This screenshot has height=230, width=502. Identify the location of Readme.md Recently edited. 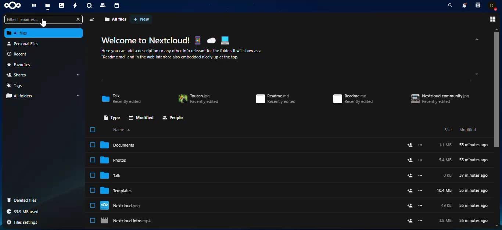
(276, 99).